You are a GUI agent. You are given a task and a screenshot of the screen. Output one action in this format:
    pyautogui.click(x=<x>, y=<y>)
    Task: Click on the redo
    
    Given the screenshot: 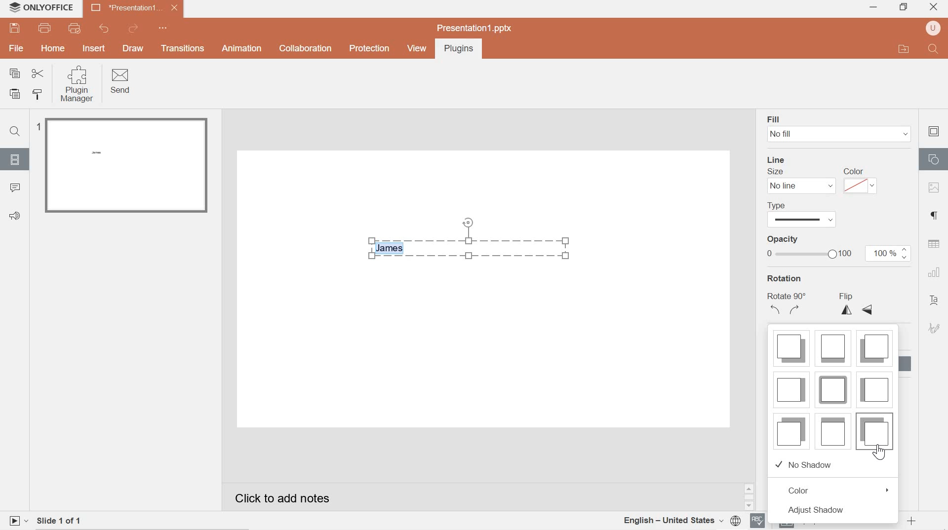 What is the action you would take?
    pyautogui.click(x=135, y=28)
    